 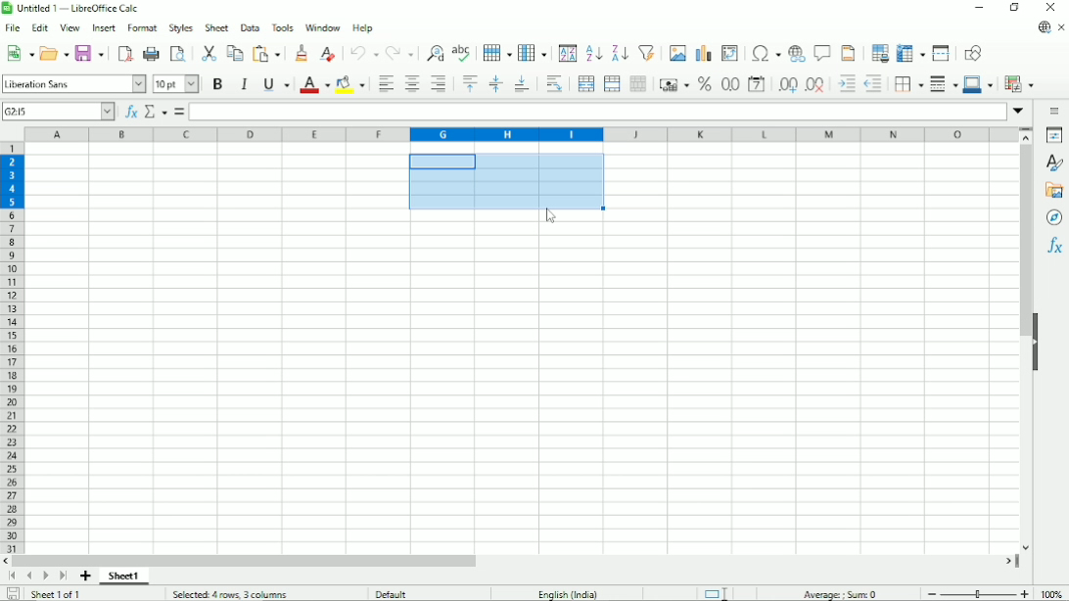 What do you see at coordinates (251, 26) in the screenshot?
I see `Data` at bounding box center [251, 26].